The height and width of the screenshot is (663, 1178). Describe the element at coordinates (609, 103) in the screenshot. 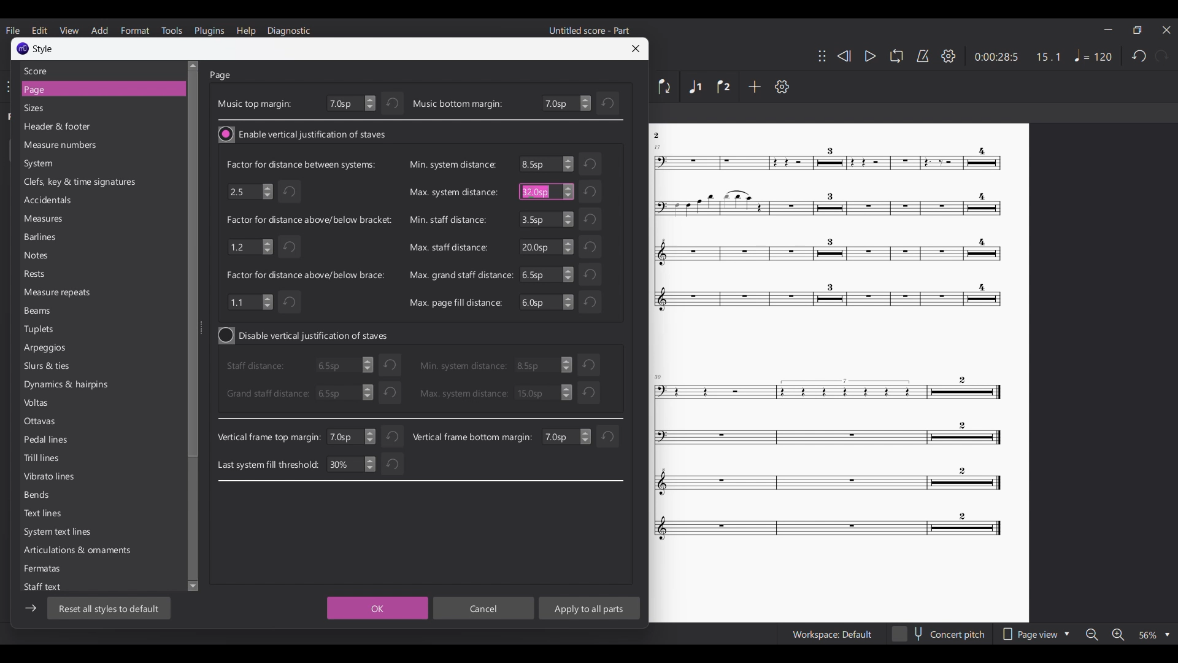

I see `Undo change` at that location.